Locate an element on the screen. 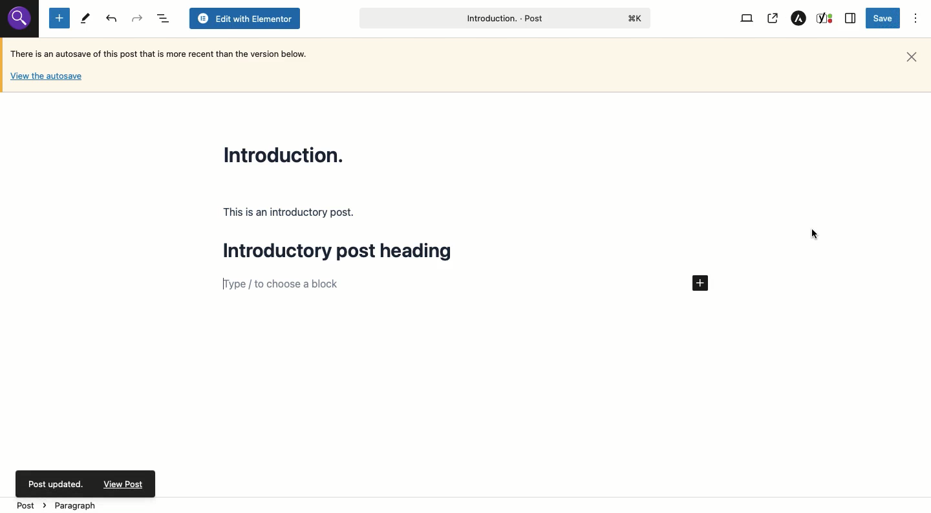 This screenshot has width=931, height=513. Another block is located at coordinates (446, 284).